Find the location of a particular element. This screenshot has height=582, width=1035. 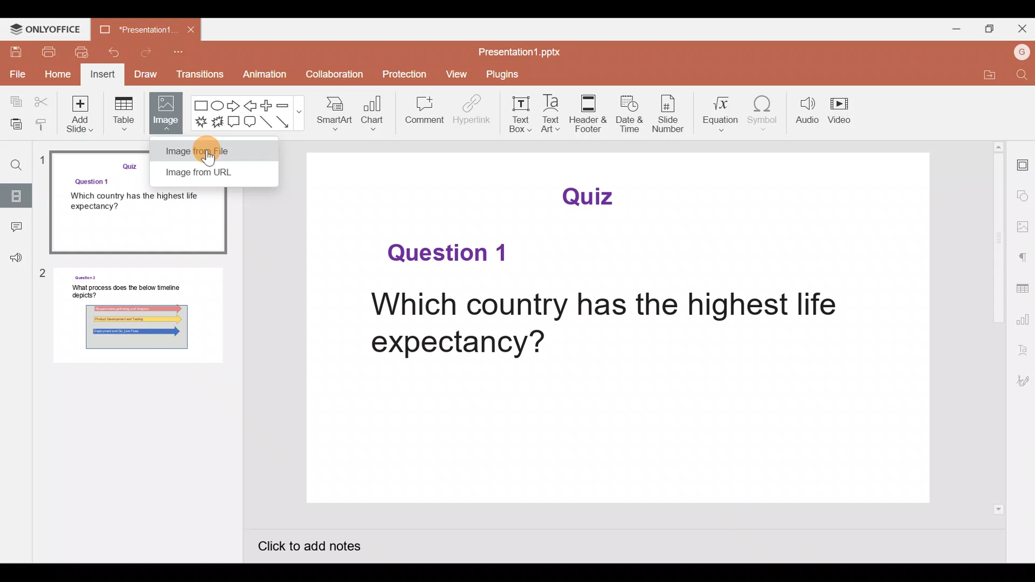

Print file is located at coordinates (51, 53).